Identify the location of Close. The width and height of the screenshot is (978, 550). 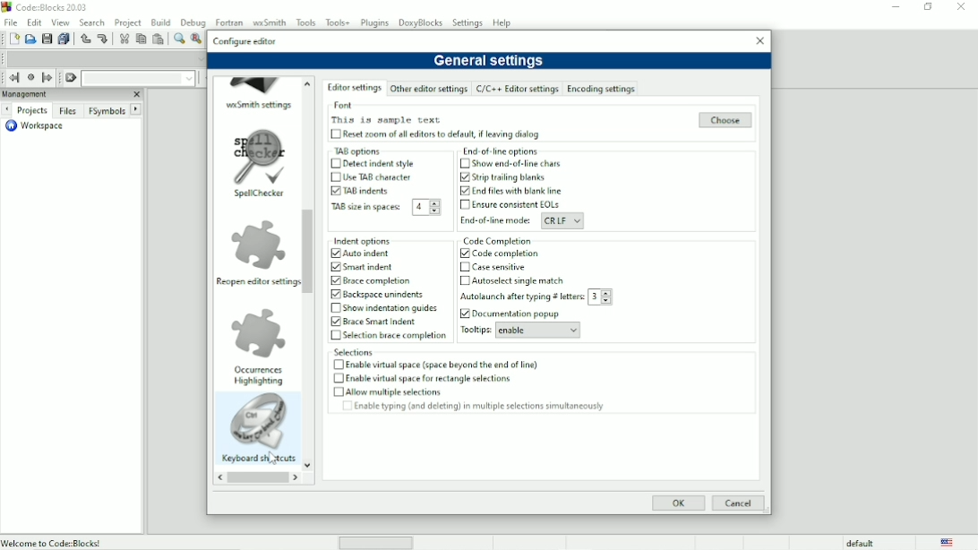
(961, 7).